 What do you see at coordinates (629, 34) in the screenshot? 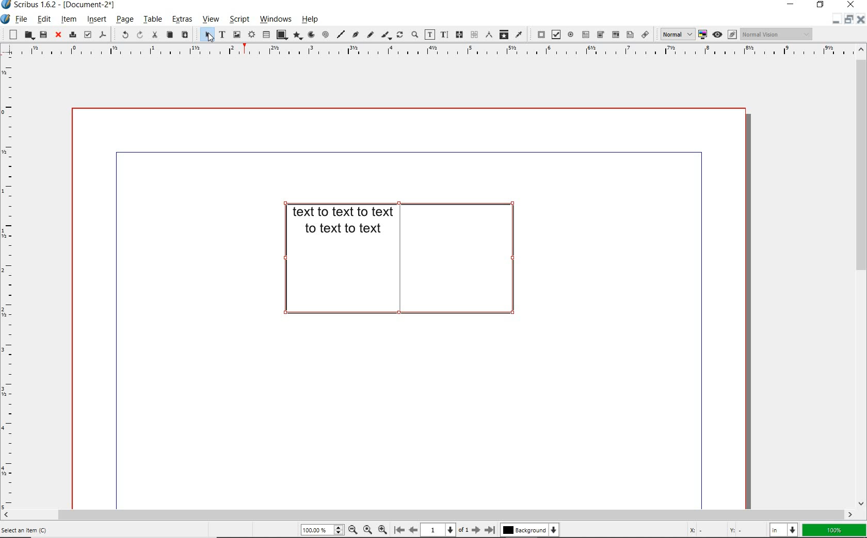
I see `pdf list box` at bounding box center [629, 34].